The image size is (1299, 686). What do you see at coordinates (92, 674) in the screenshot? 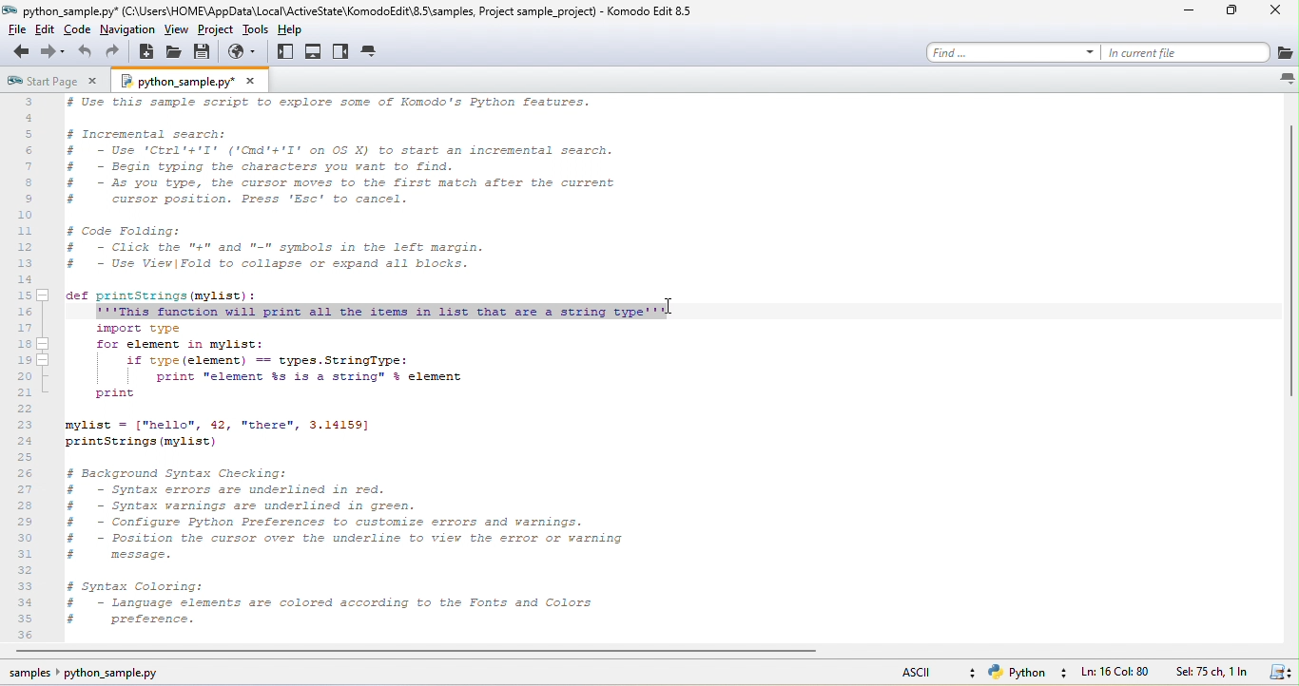
I see `sample python sample py` at bounding box center [92, 674].